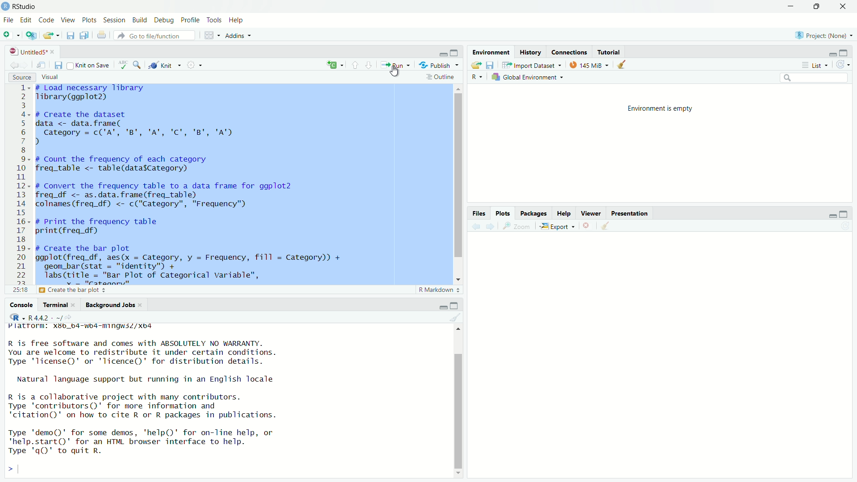 The height and width of the screenshot is (482, 857). Describe the element at coordinates (491, 66) in the screenshot. I see `save` at that location.